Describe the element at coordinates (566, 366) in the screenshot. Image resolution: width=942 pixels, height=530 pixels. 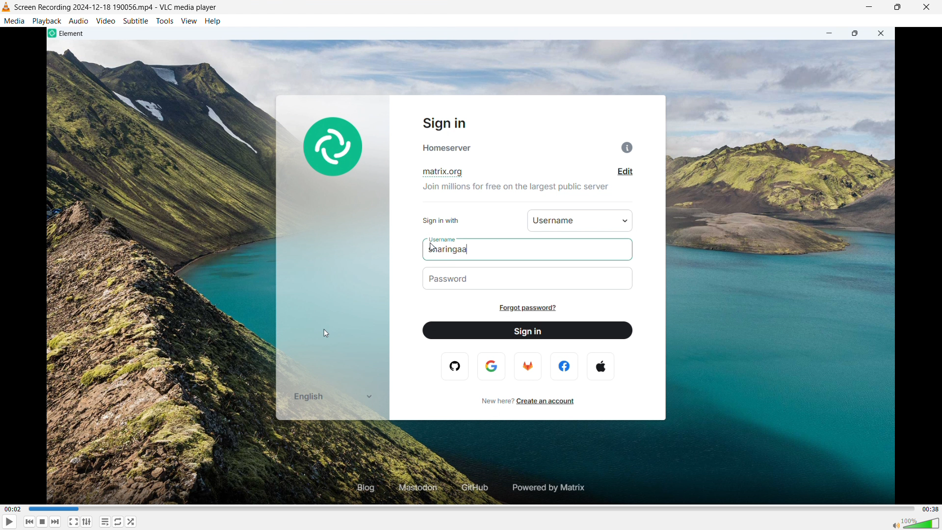
I see `facebook logo` at that location.